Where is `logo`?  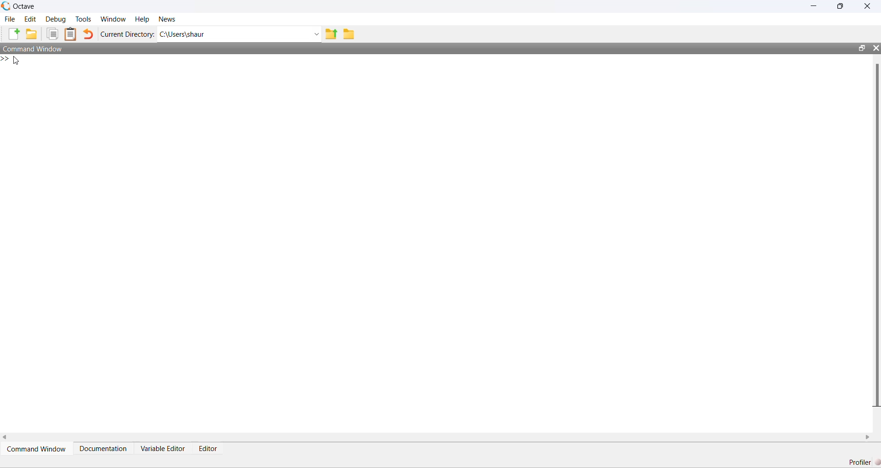 logo is located at coordinates (6, 6).